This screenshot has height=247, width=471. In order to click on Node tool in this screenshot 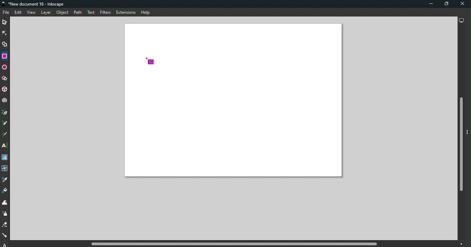, I will do `click(5, 33)`.